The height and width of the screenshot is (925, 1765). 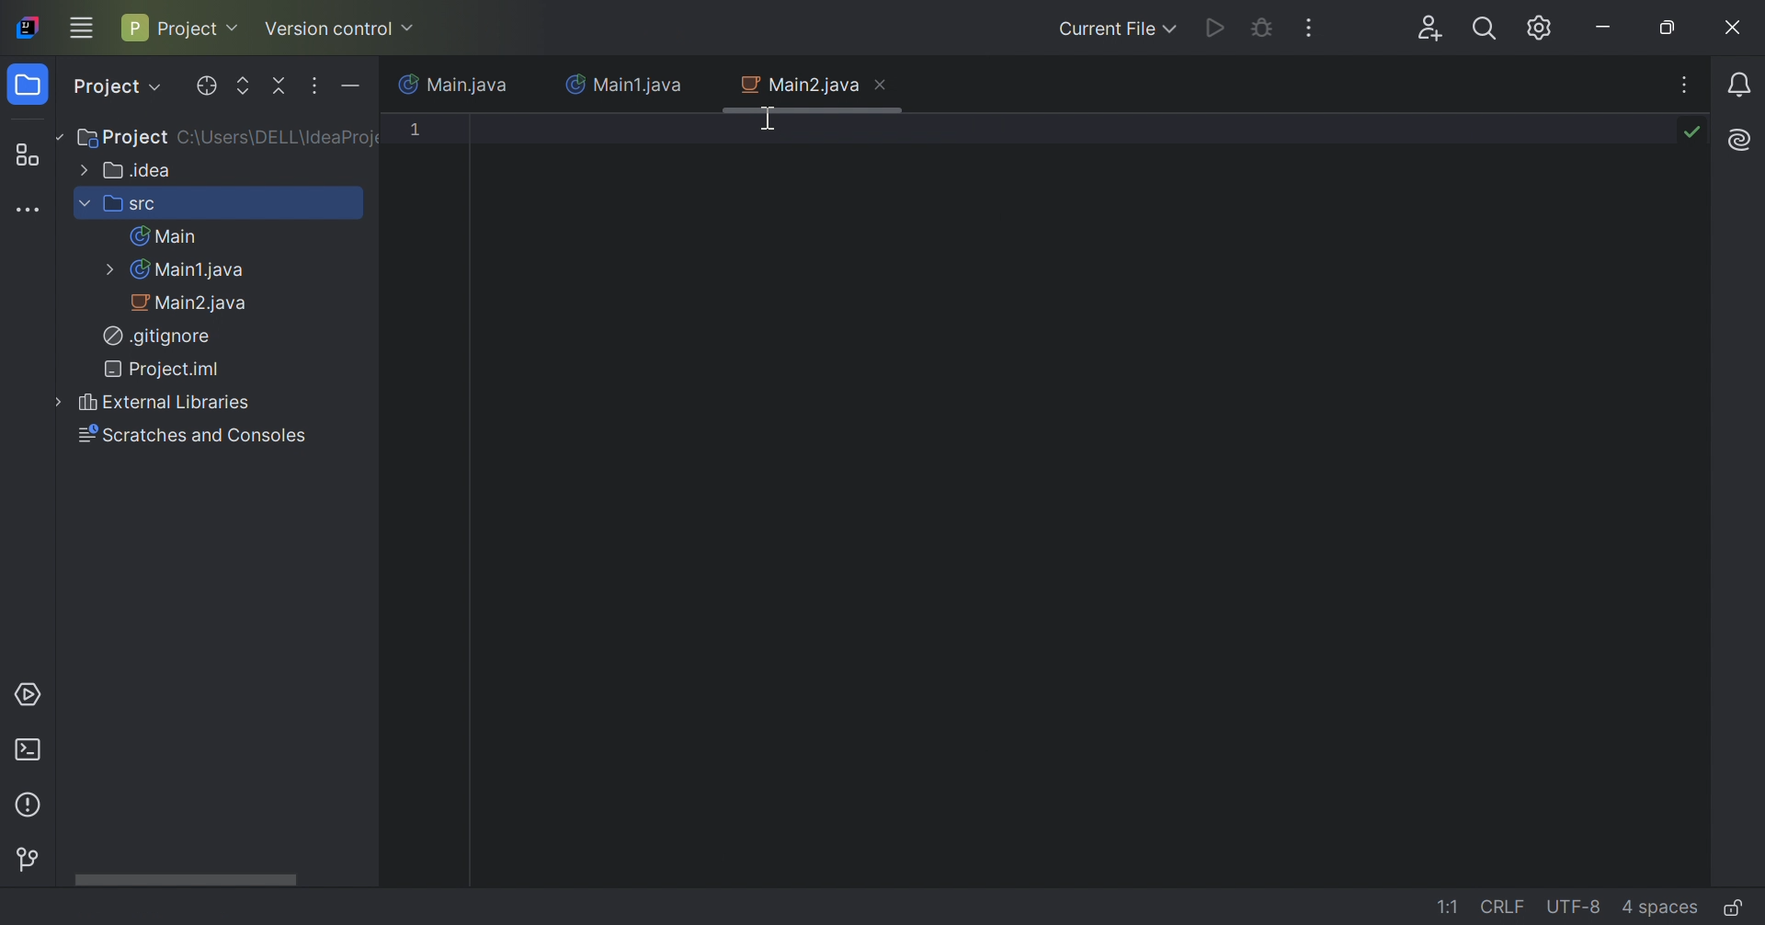 What do you see at coordinates (115, 88) in the screenshot?
I see `Project` at bounding box center [115, 88].